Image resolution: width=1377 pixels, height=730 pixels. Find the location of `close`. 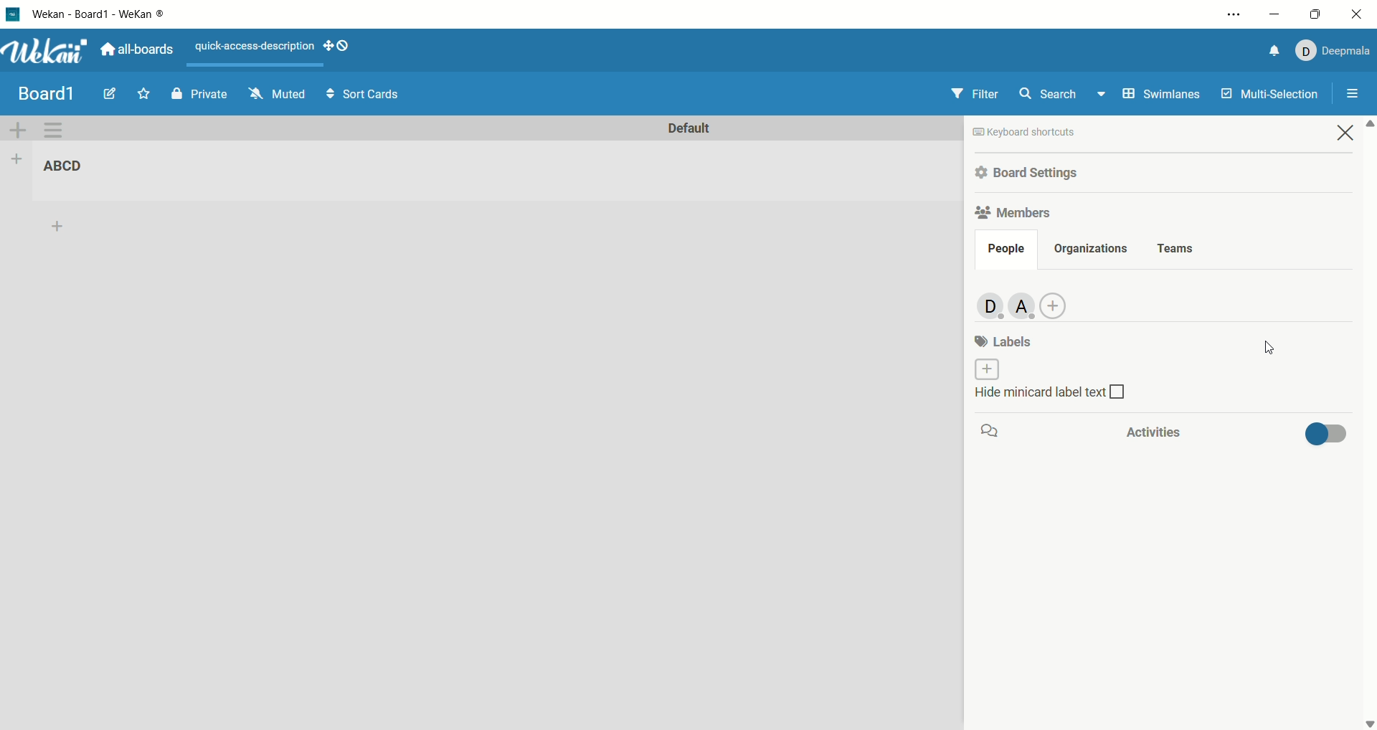

close is located at coordinates (1346, 132).